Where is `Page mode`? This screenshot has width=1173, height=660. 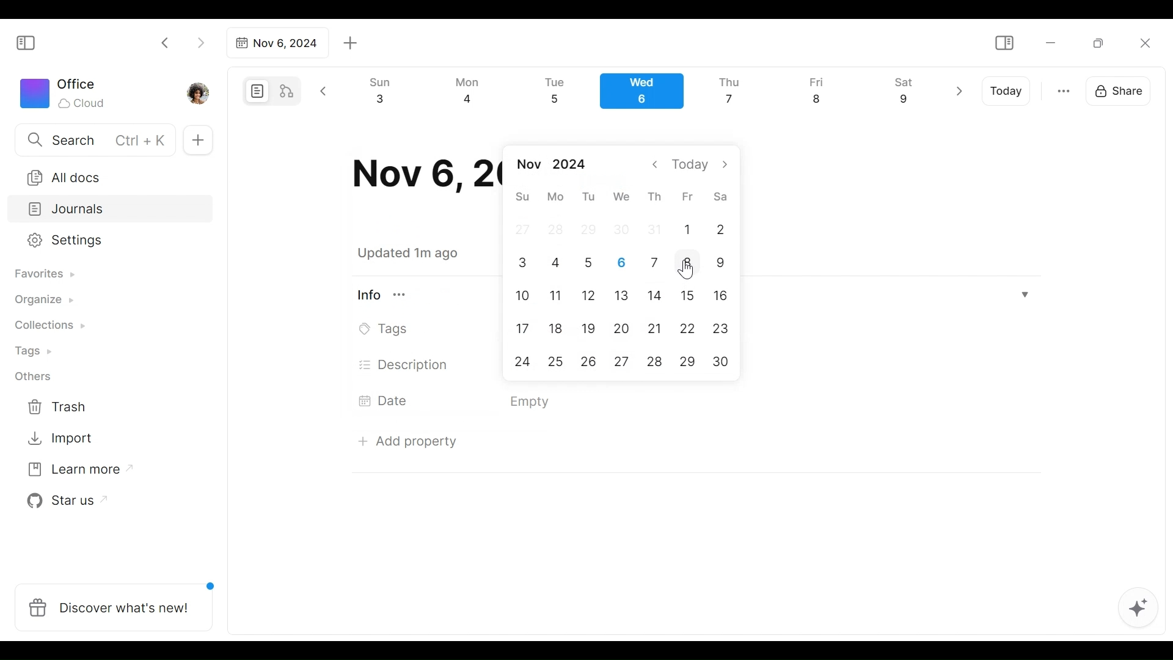 Page mode is located at coordinates (255, 91).